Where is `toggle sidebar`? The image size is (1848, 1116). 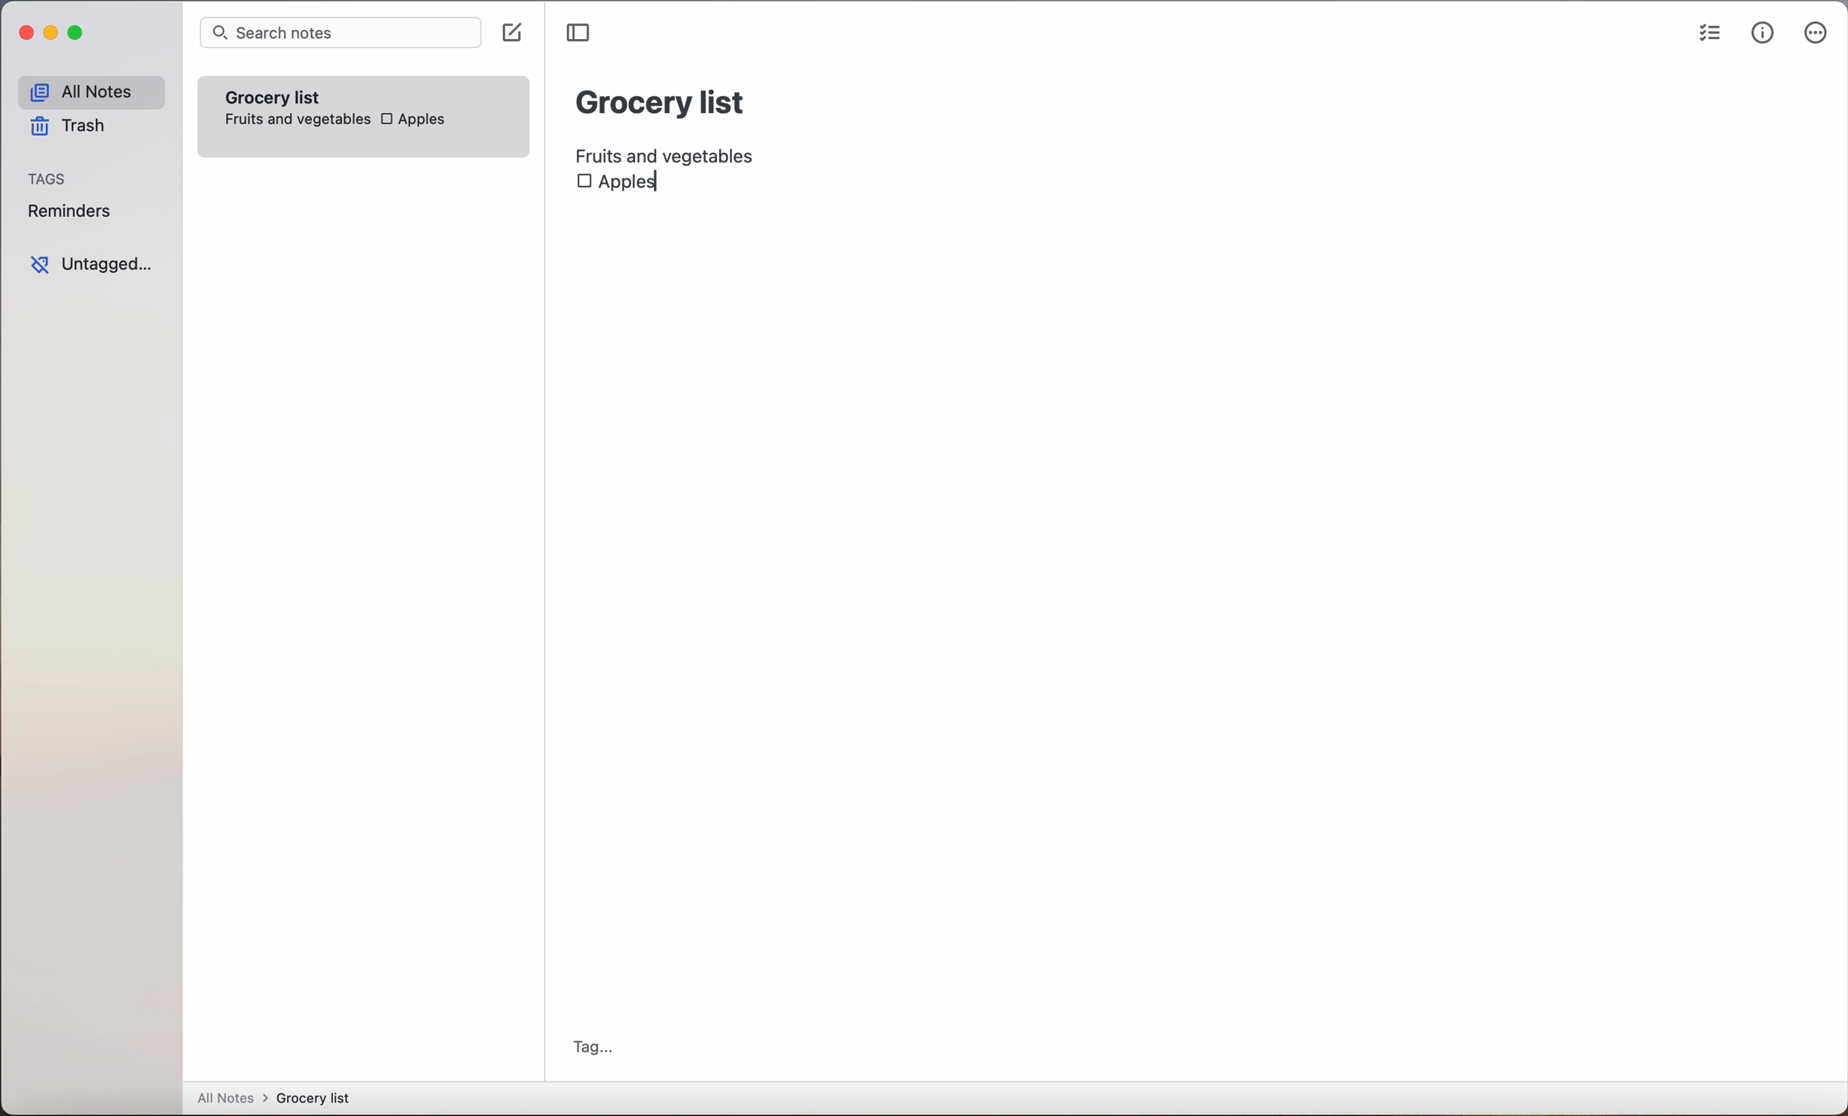 toggle sidebar is located at coordinates (580, 33).